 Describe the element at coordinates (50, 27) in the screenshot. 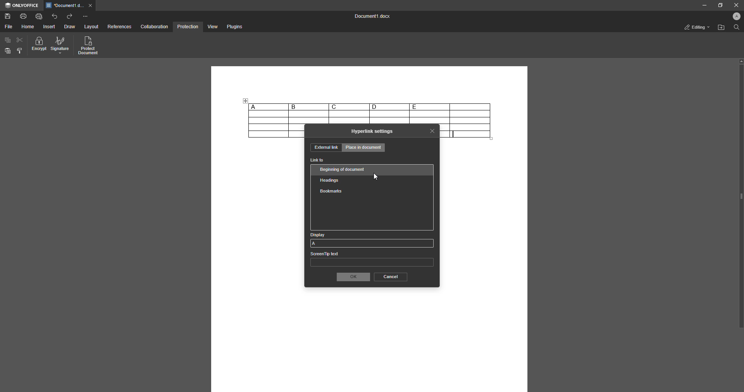

I see `Insert` at that location.